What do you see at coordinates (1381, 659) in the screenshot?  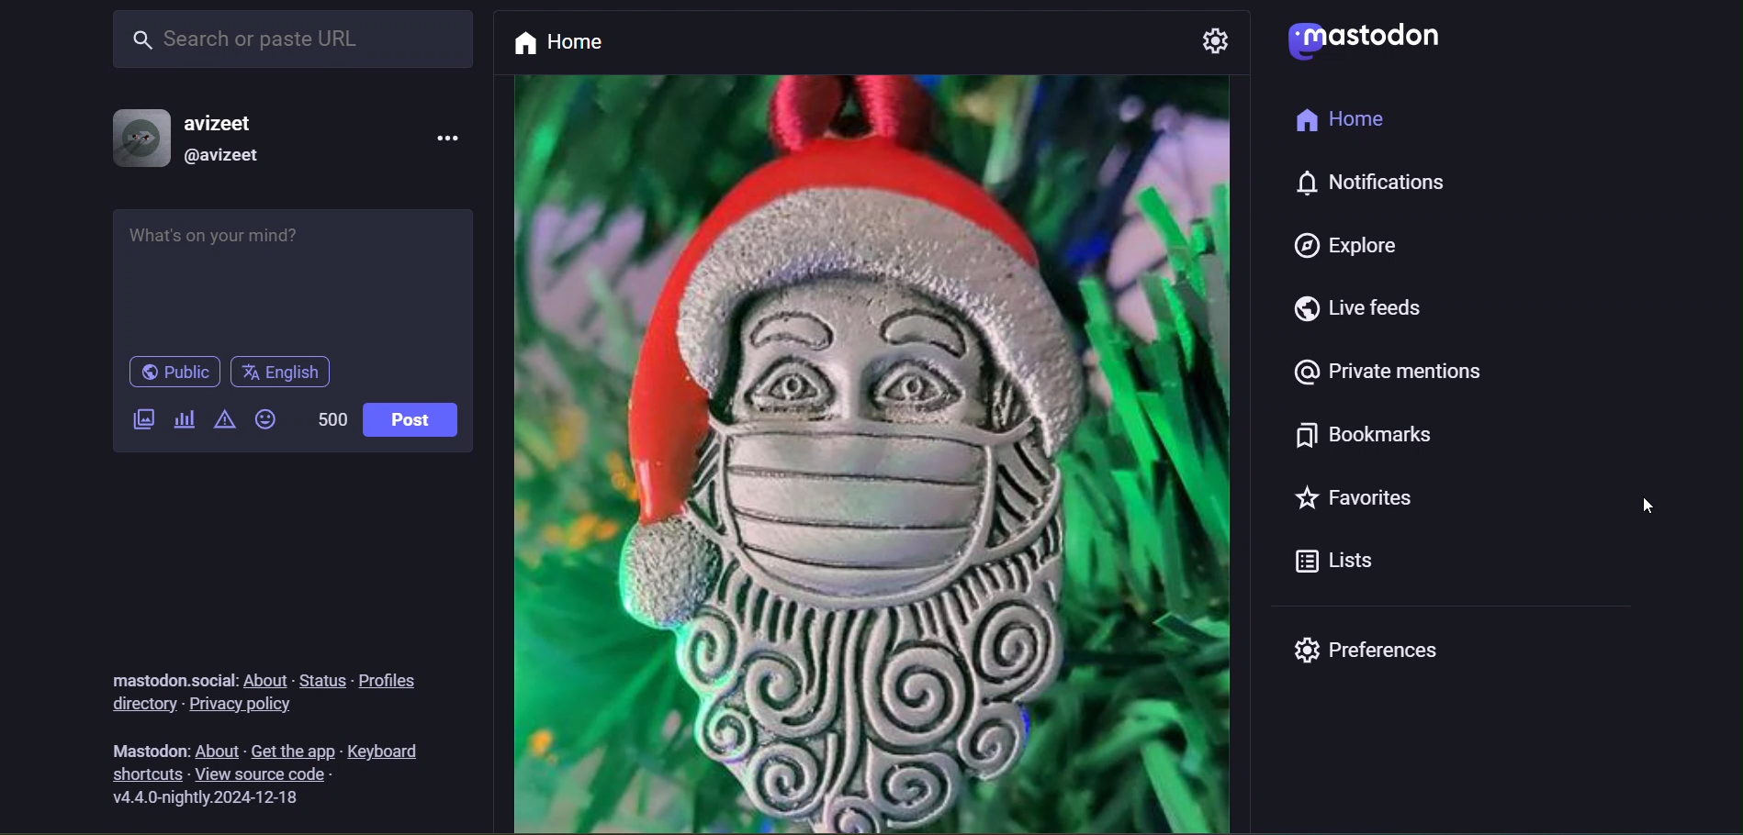 I see `preferences` at bounding box center [1381, 659].